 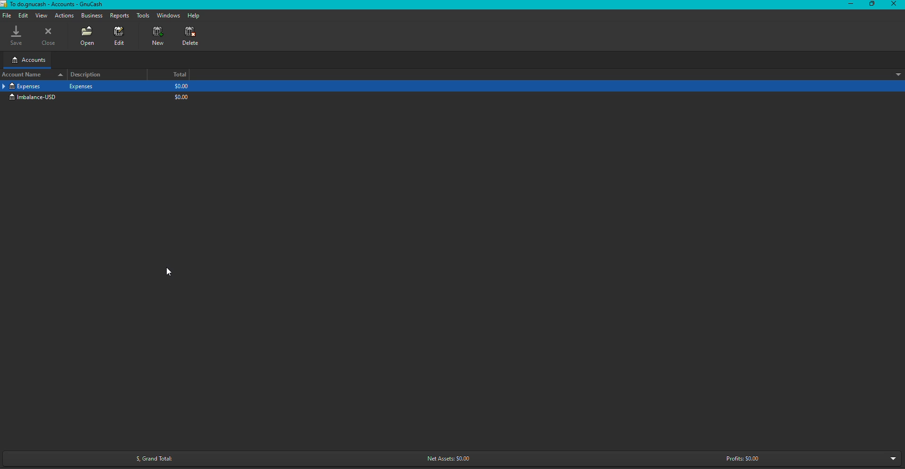 I want to click on Minimize, so click(x=848, y=5).